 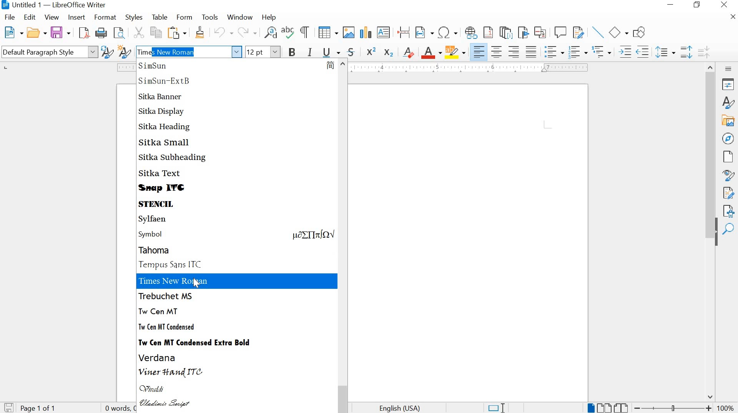 What do you see at coordinates (456, 52) in the screenshot?
I see `CHARACTER HIGHLIGHTING COLOR` at bounding box center [456, 52].